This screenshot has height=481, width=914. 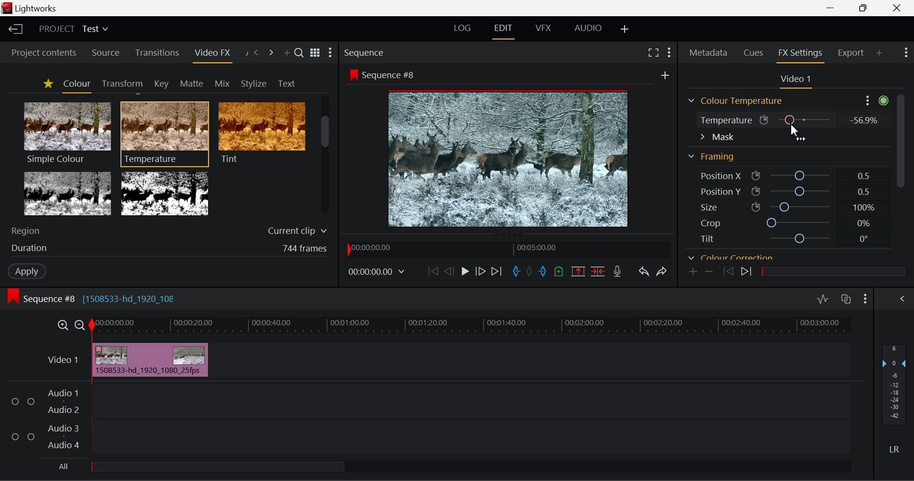 I want to click on EDIT Layout, so click(x=503, y=31).